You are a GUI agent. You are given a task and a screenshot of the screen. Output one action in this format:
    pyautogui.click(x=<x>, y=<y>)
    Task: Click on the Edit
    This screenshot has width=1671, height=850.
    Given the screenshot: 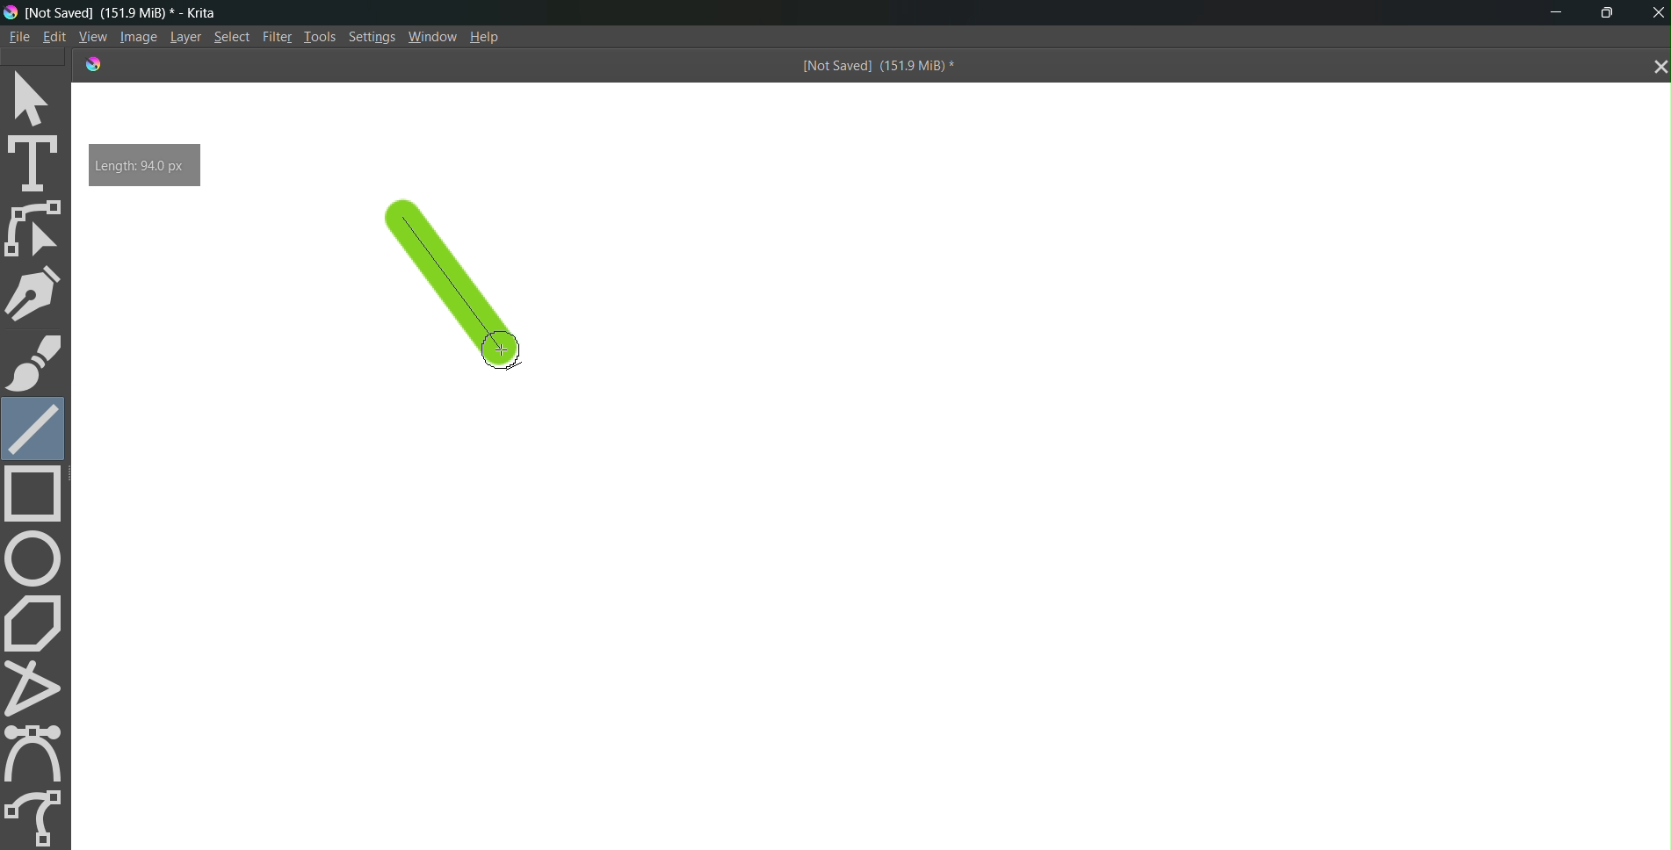 What is the action you would take?
    pyautogui.click(x=54, y=37)
    